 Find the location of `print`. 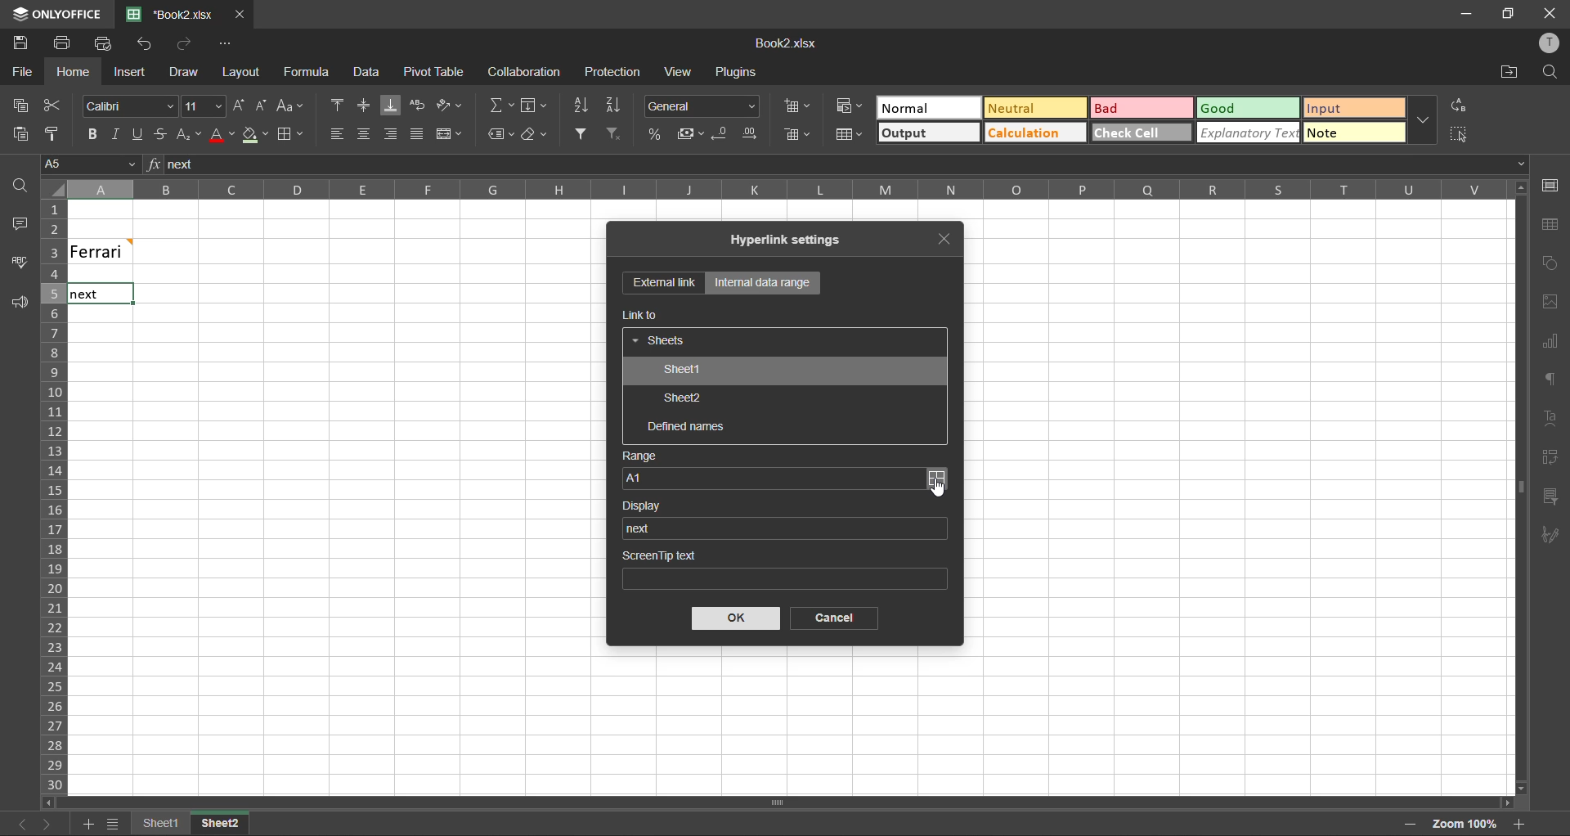

print is located at coordinates (64, 43).